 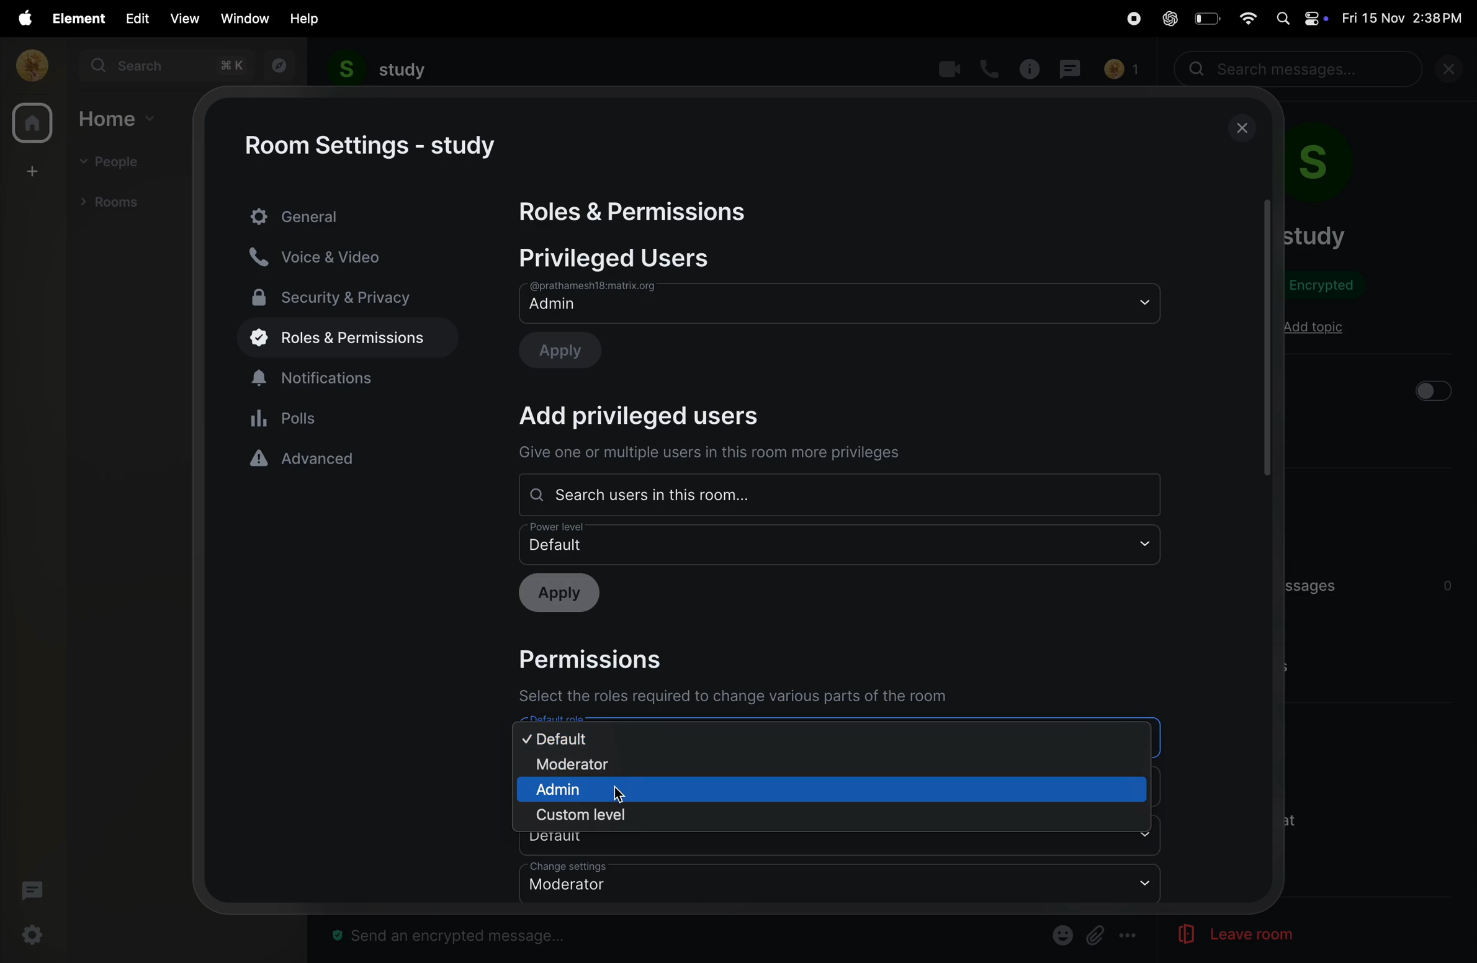 What do you see at coordinates (32, 125) in the screenshot?
I see `home ` at bounding box center [32, 125].